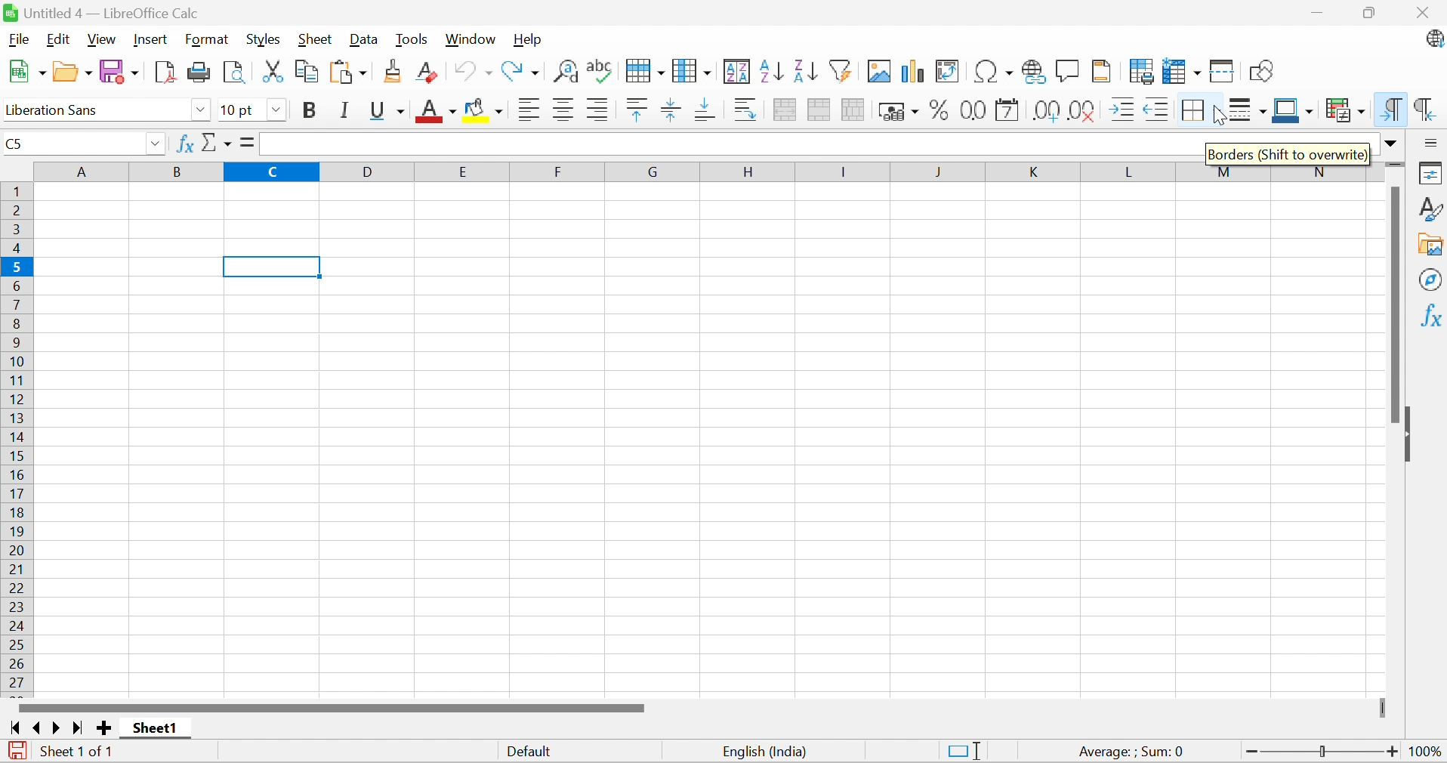  I want to click on Zoom in, so click(1393, 751).